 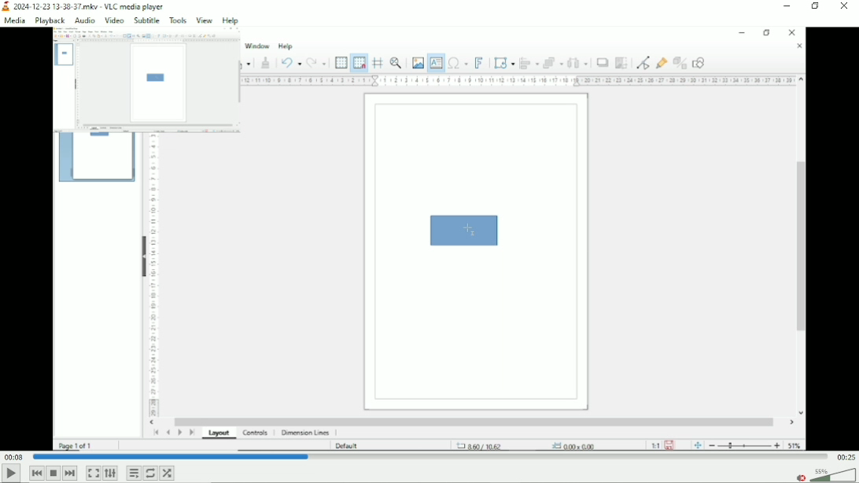 I want to click on Screenshot captured, so click(x=158, y=81).